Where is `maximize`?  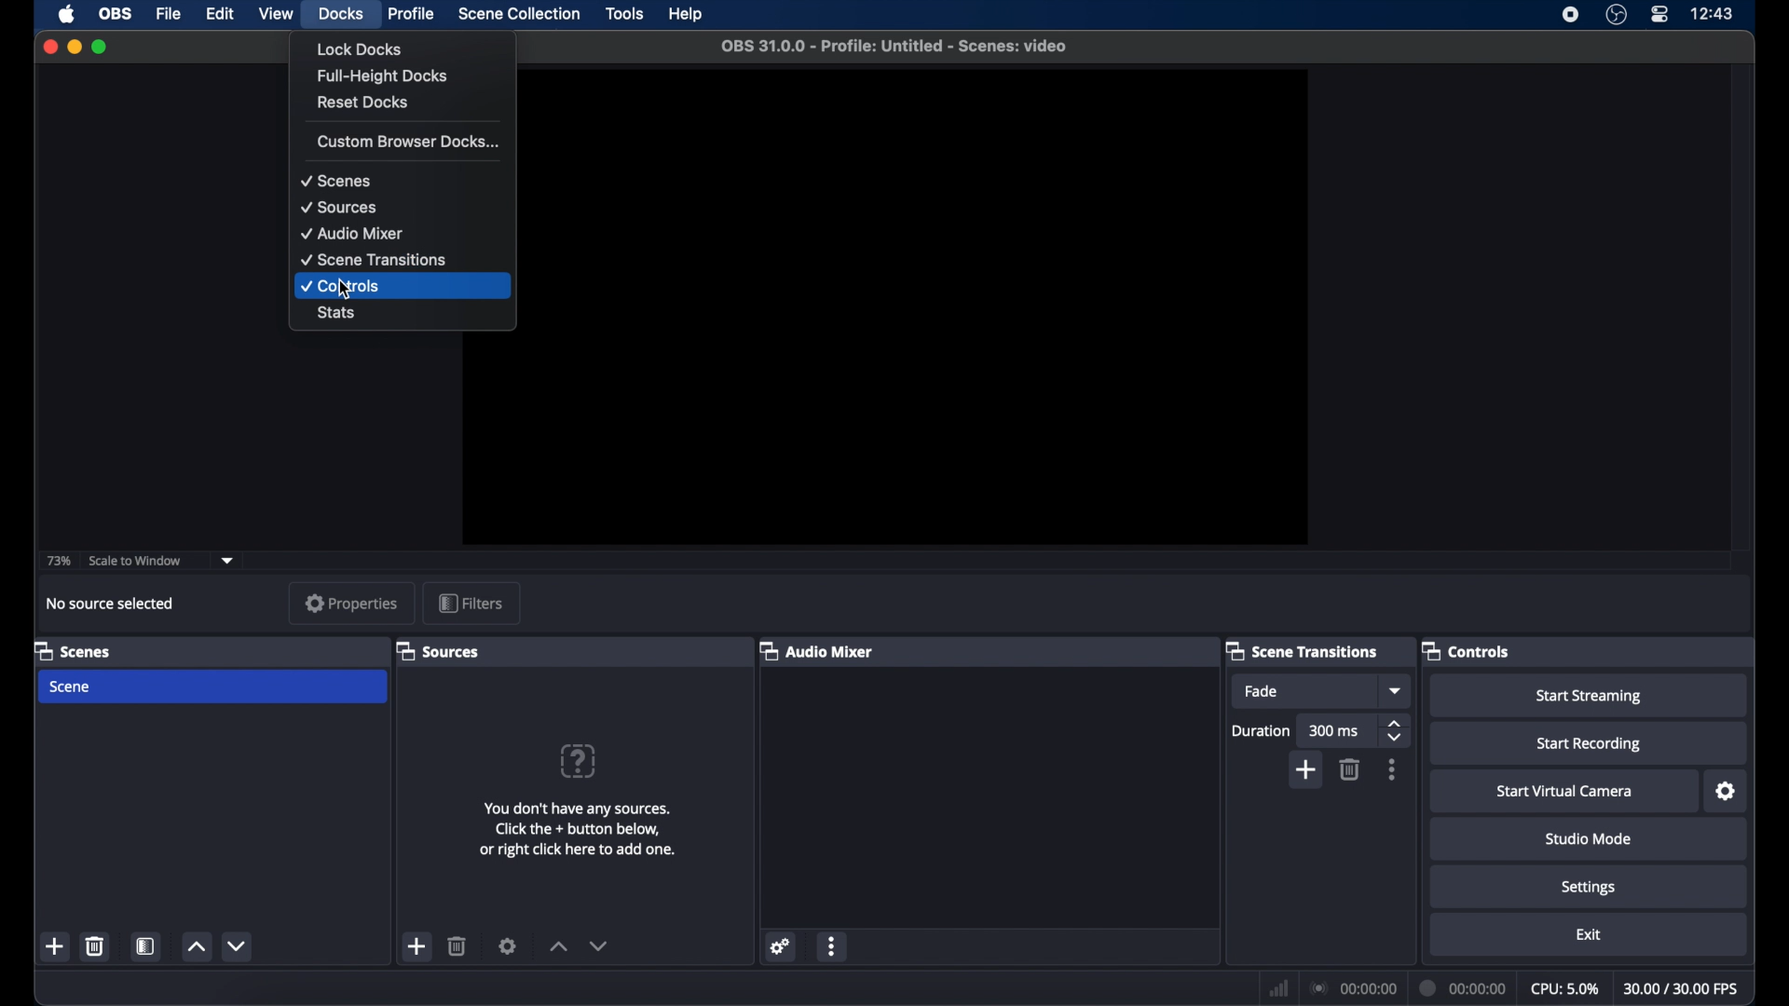
maximize is located at coordinates (101, 48).